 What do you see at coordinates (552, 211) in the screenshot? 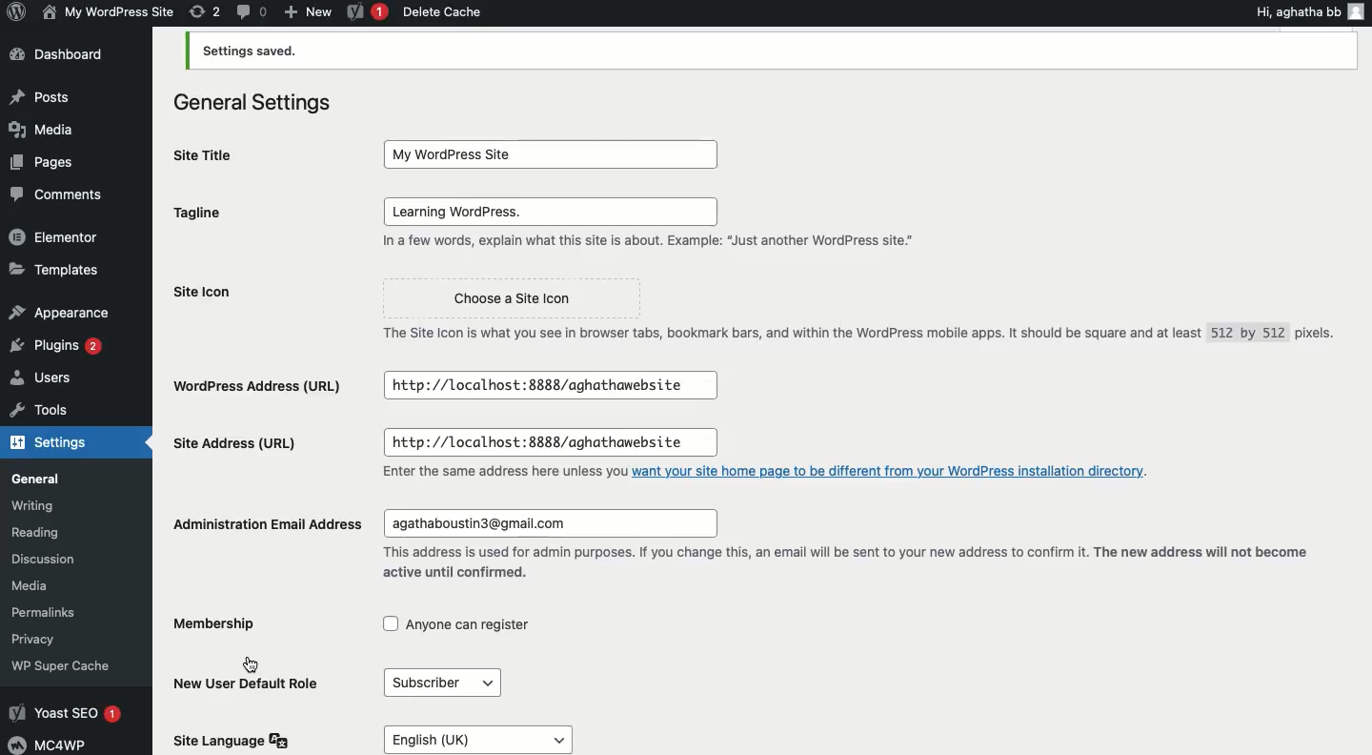
I see `Learning wordpress.` at bounding box center [552, 211].